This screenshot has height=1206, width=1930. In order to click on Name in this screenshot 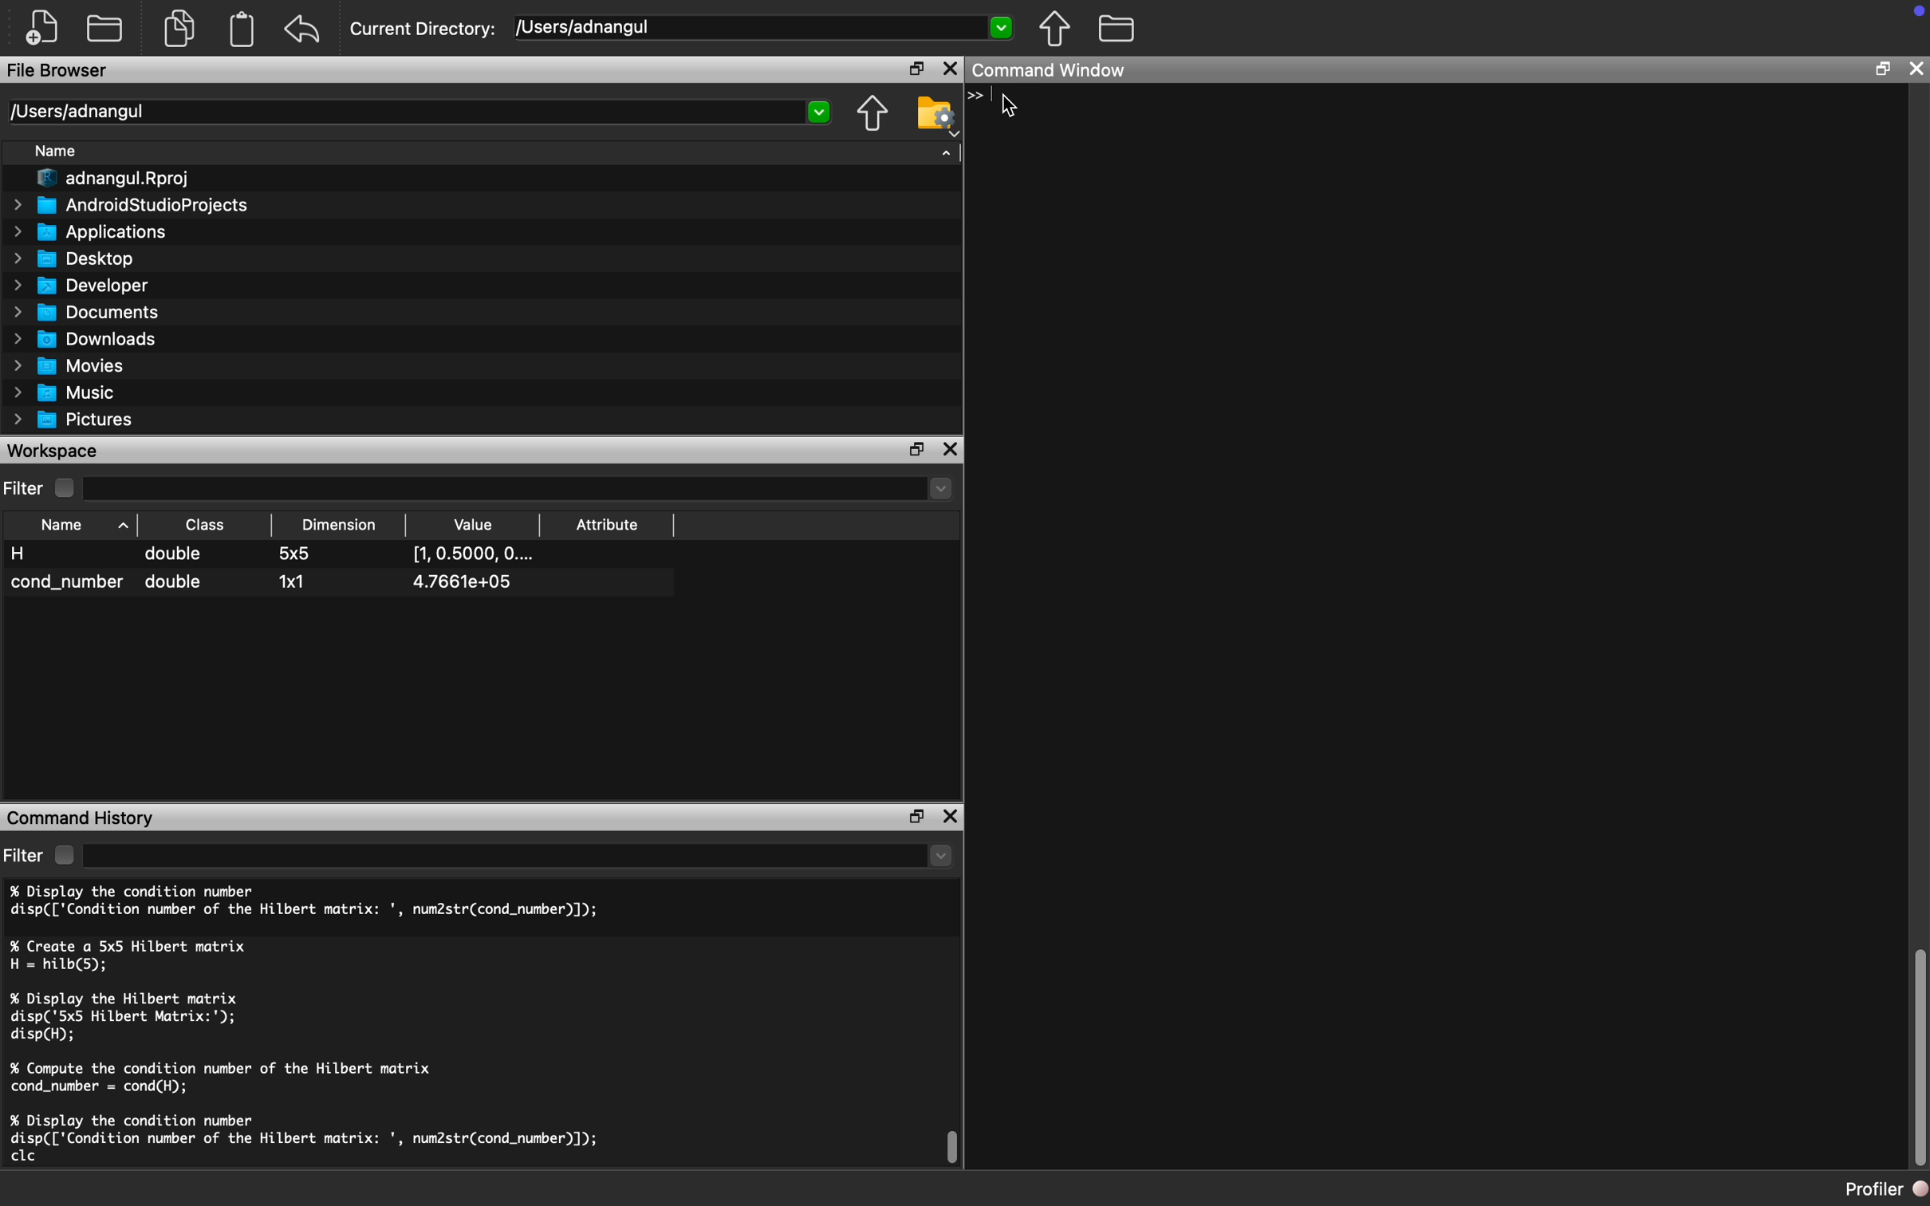, I will do `click(53, 150)`.